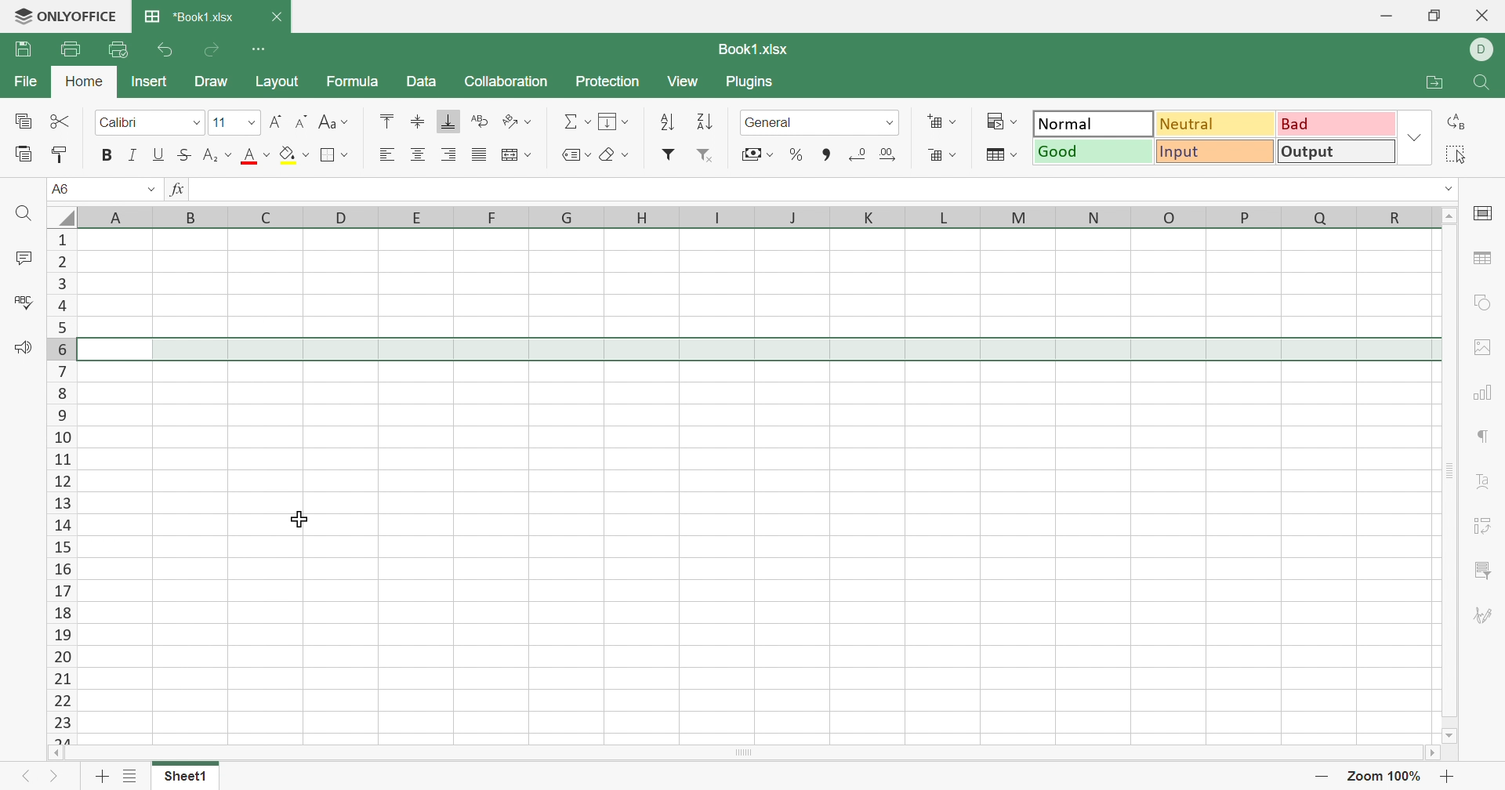  What do you see at coordinates (25, 78) in the screenshot?
I see `File` at bounding box center [25, 78].